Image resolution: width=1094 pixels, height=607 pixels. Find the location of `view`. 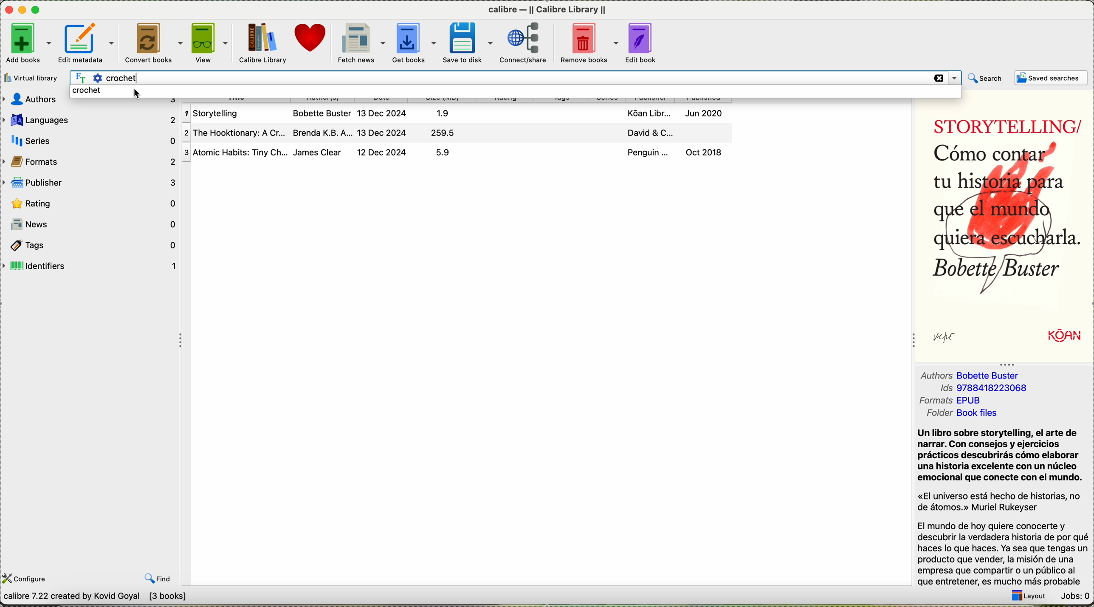

view is located at coordinates (211, 41).